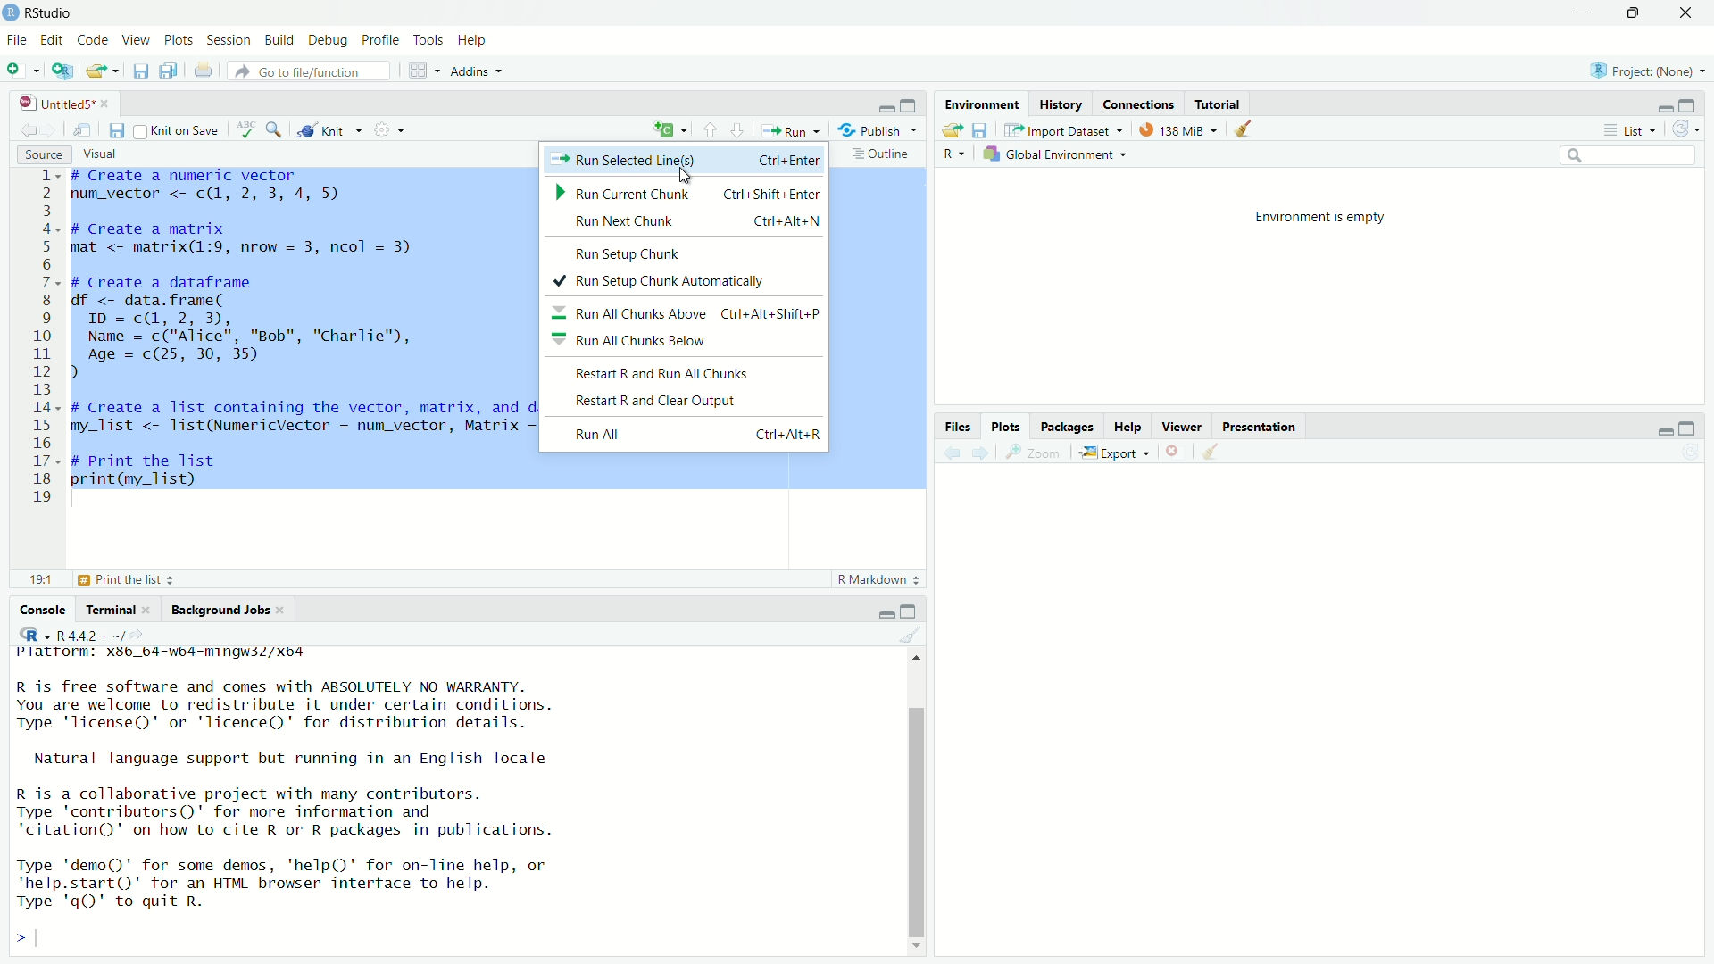 The width and height of the screenshot is (1714, 964). Describe the element at coordinates (1686, 128) in the screenshot. I see `refresh` at that location.